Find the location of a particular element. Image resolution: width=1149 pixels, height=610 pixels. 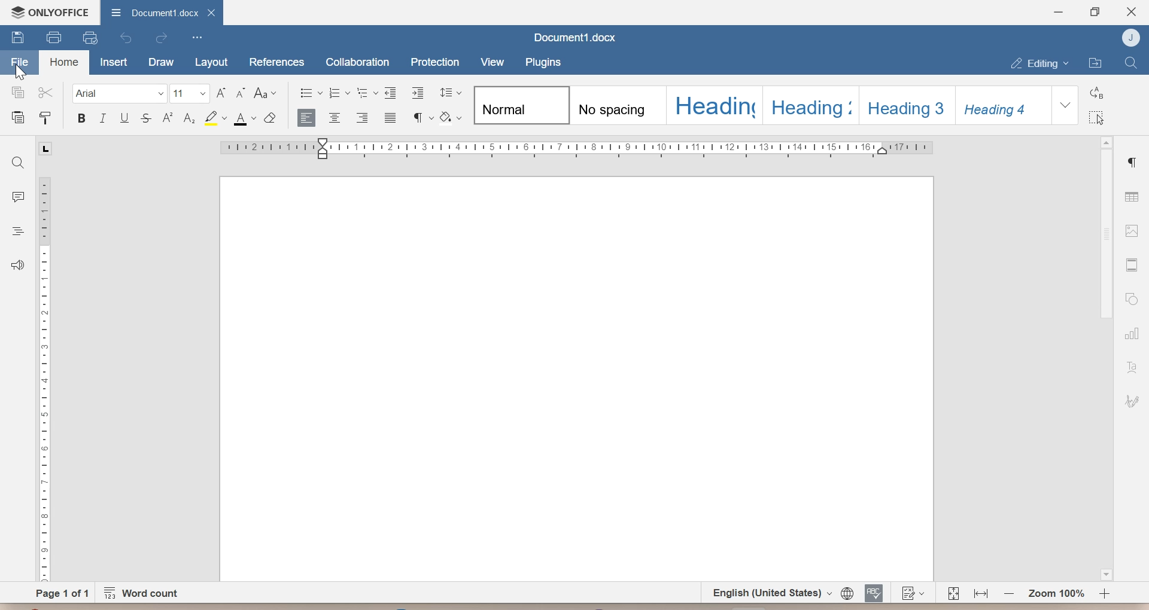

Scale is located at coordinates (43, 377).